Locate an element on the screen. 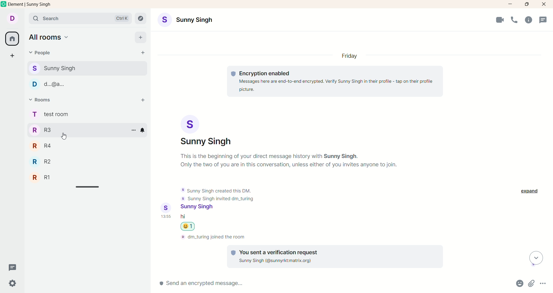 The image size is (553, 293). explore rooms is located at coordinates (141, 19).